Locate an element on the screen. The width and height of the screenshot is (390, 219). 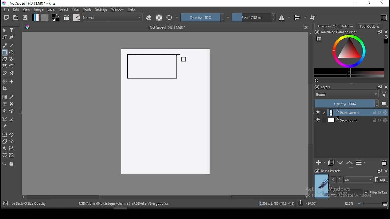
mouse pointer is located at coordinates (183, 57).